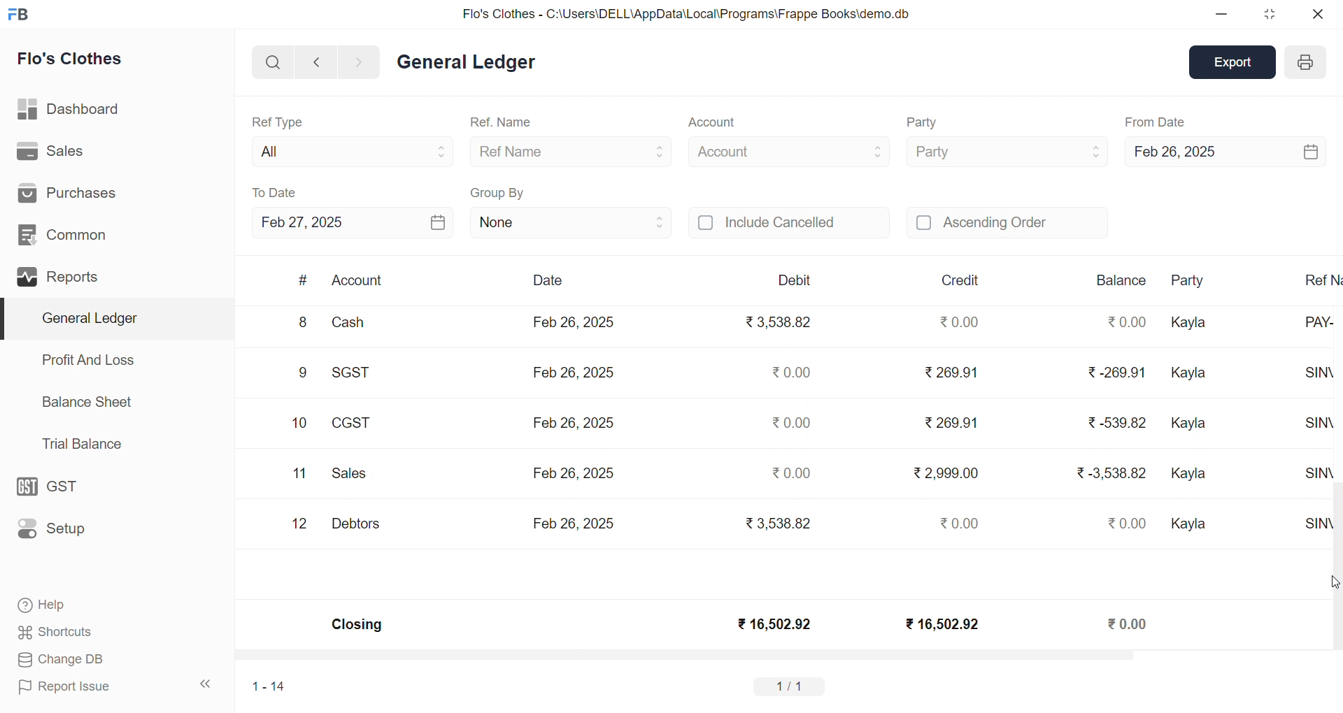 The height and width of the screenshot is (713, 1343). Describe the element at coordinates (301, 324) in the screenshot. I see `8` at that location.